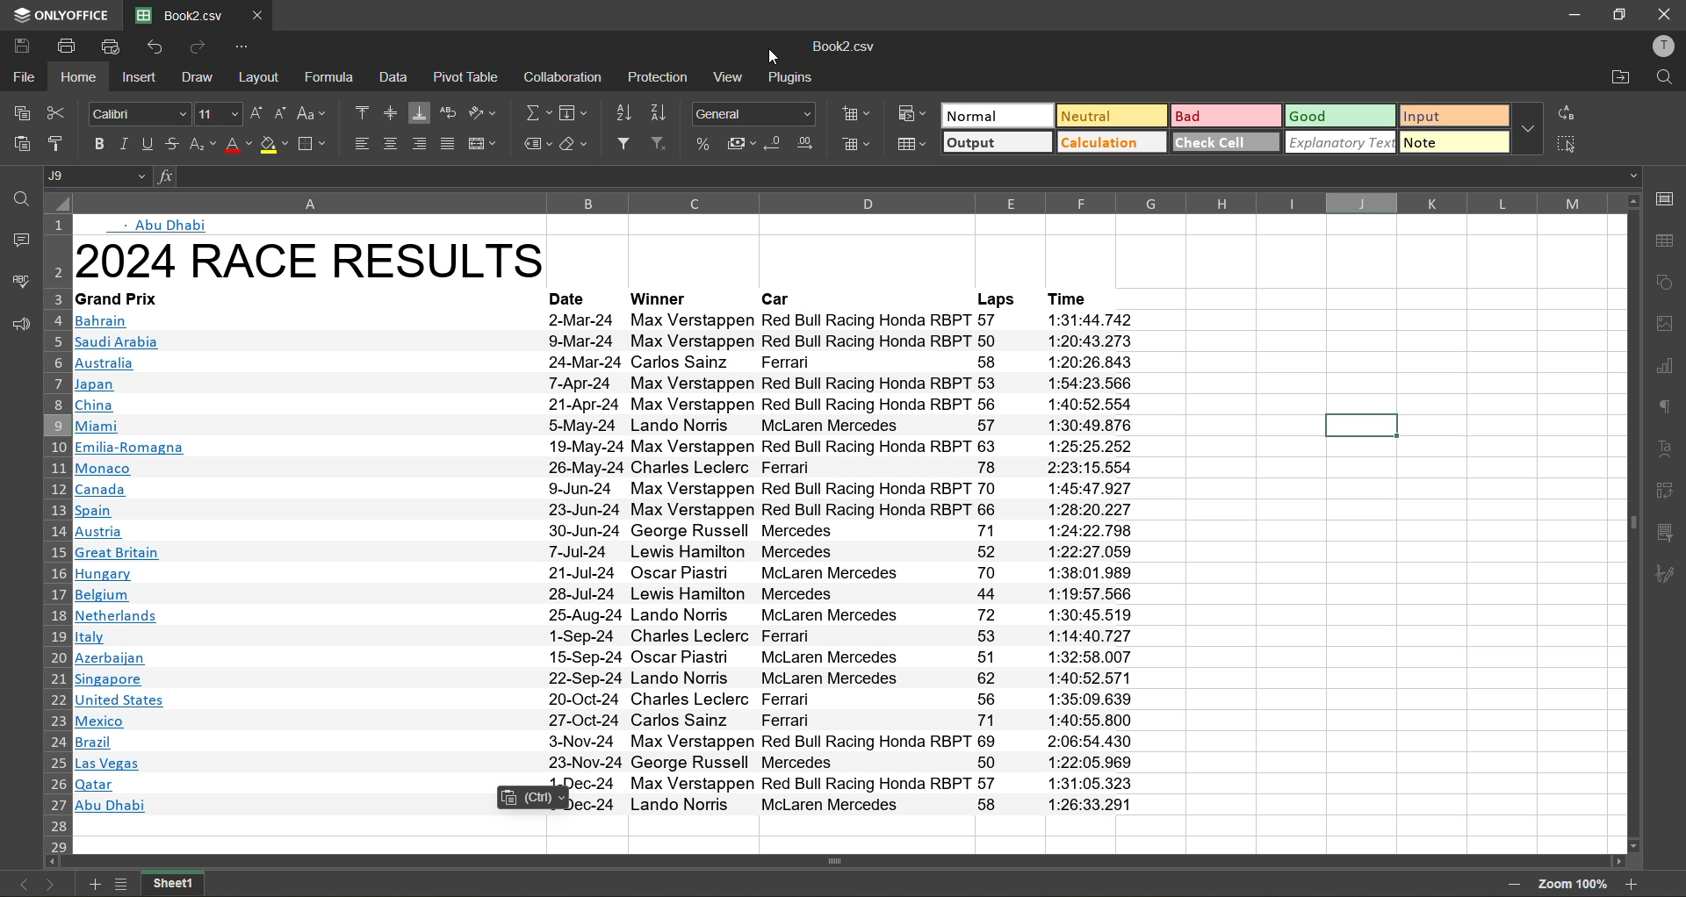 The image size is (1686, 897). What do you see at coordinates (54, 15) in the screenshot?
I see `app name` at bounding box center [54, 15].